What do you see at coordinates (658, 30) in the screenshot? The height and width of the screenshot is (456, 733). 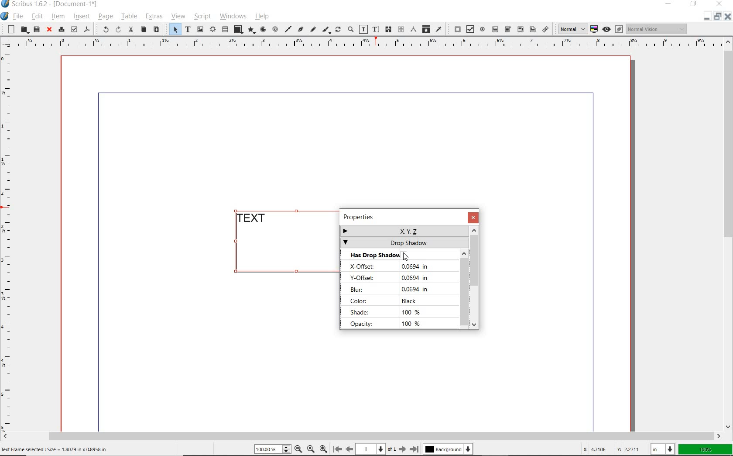 I see `Normal Vision` at bounding box center [658, 30].